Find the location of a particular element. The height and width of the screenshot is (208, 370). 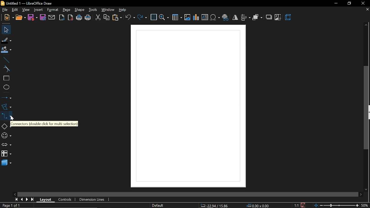

3d shapes is located at coordinates (6, 164).